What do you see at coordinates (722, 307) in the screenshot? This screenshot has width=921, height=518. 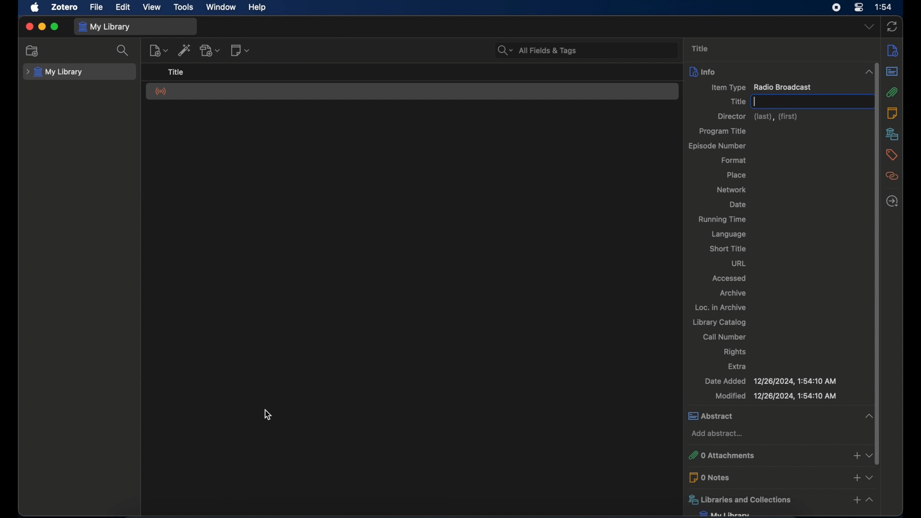 I see `loc. in archive` at bounding box center [722, 307].